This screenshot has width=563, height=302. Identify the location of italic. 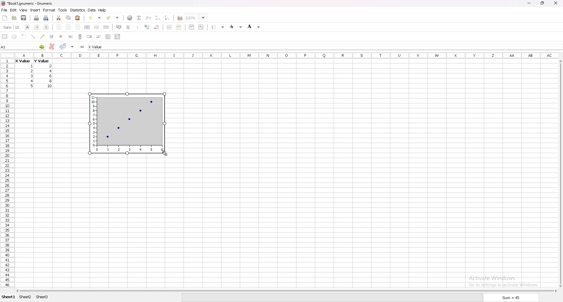
(37, 27).